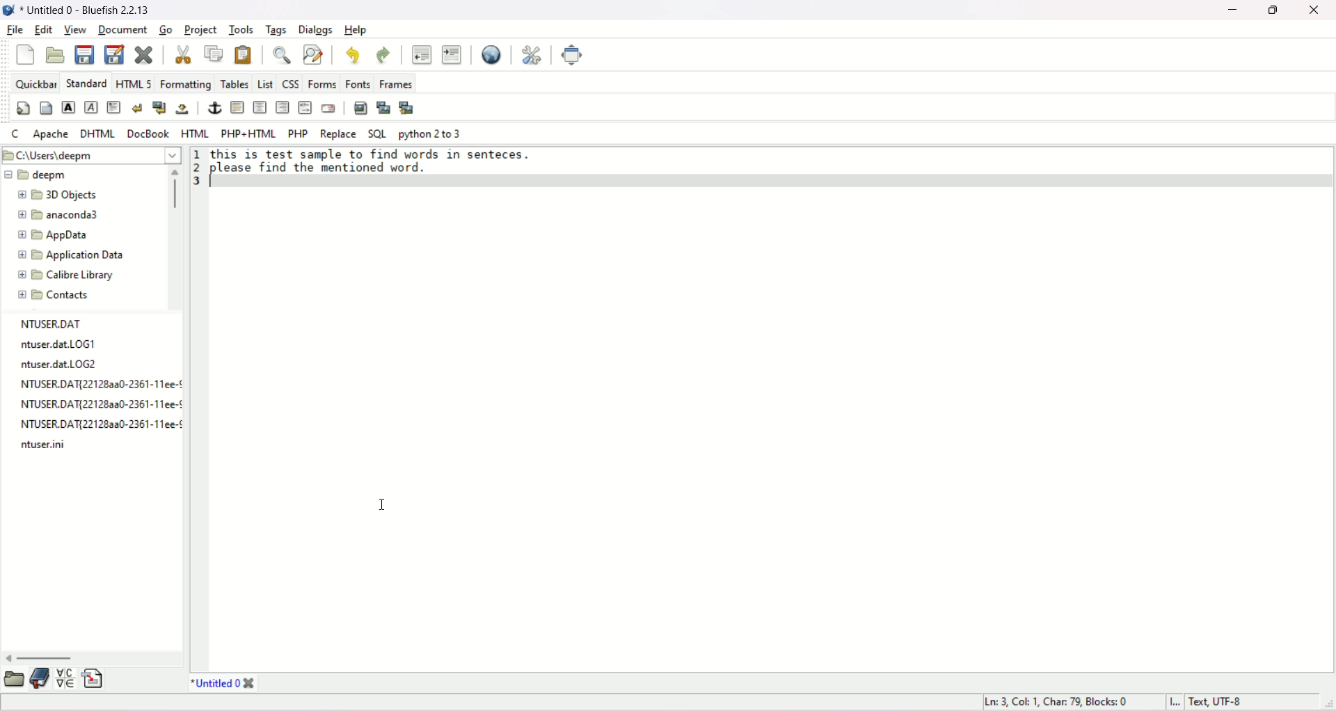 This screenshot has height=711, width=1336. What do you see at coordinates (61, 365) in the screenshot?
I see `ntuser.dat.LOG2` at bounding box center [61, 365].